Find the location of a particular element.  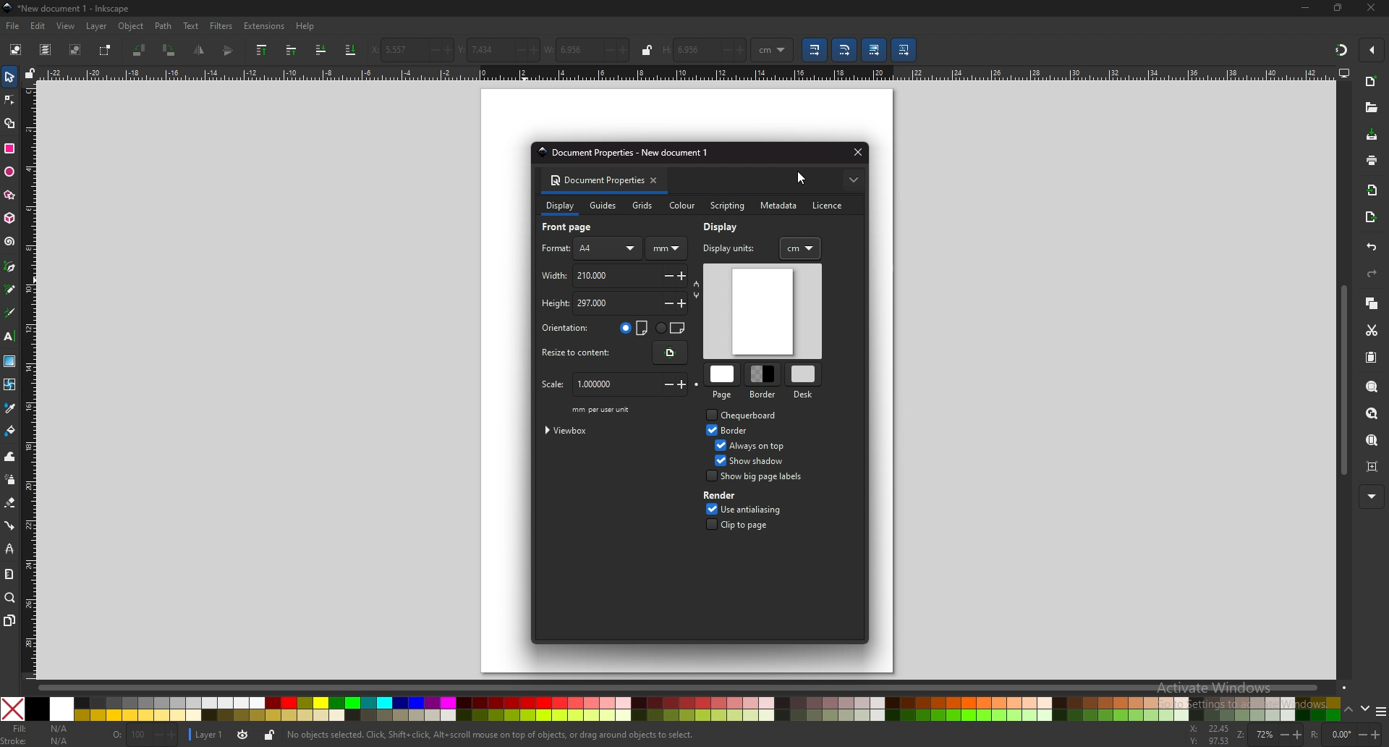

Checkbox is located at coordinates (710, 476).